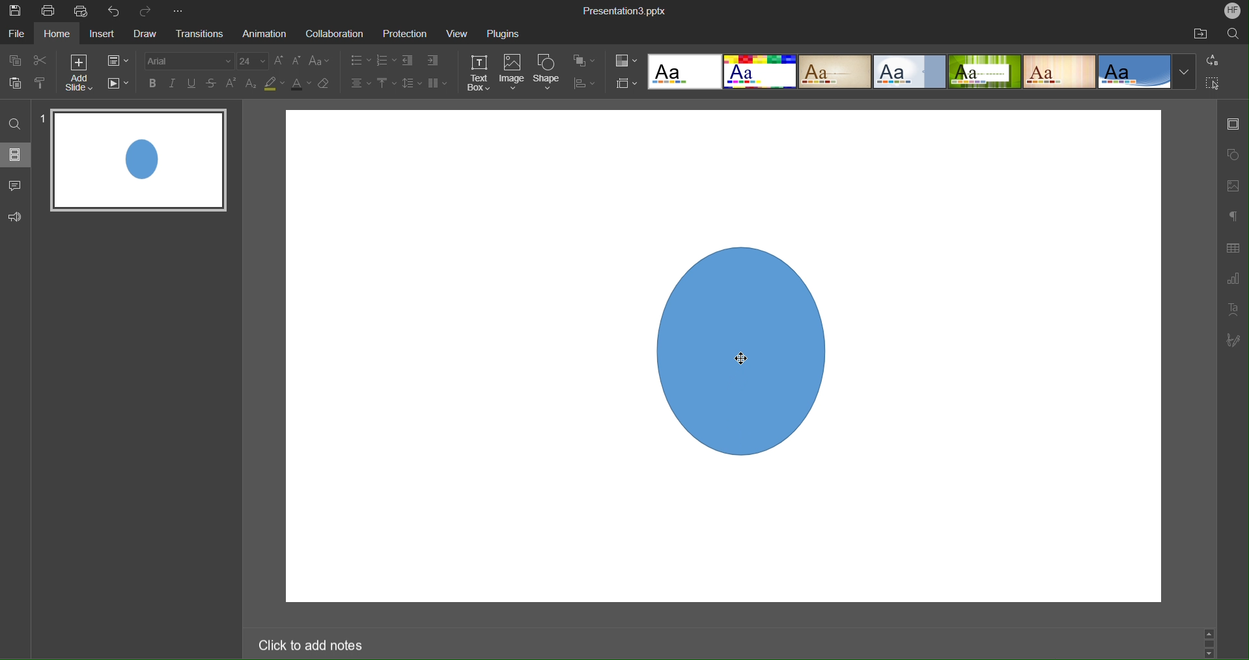 The width and height of the screenshot is (1249, 660). What do you see at coordinates (322, 61) in the screenshot?
I see `Text Case Settings` at bounding box center [322, 61].